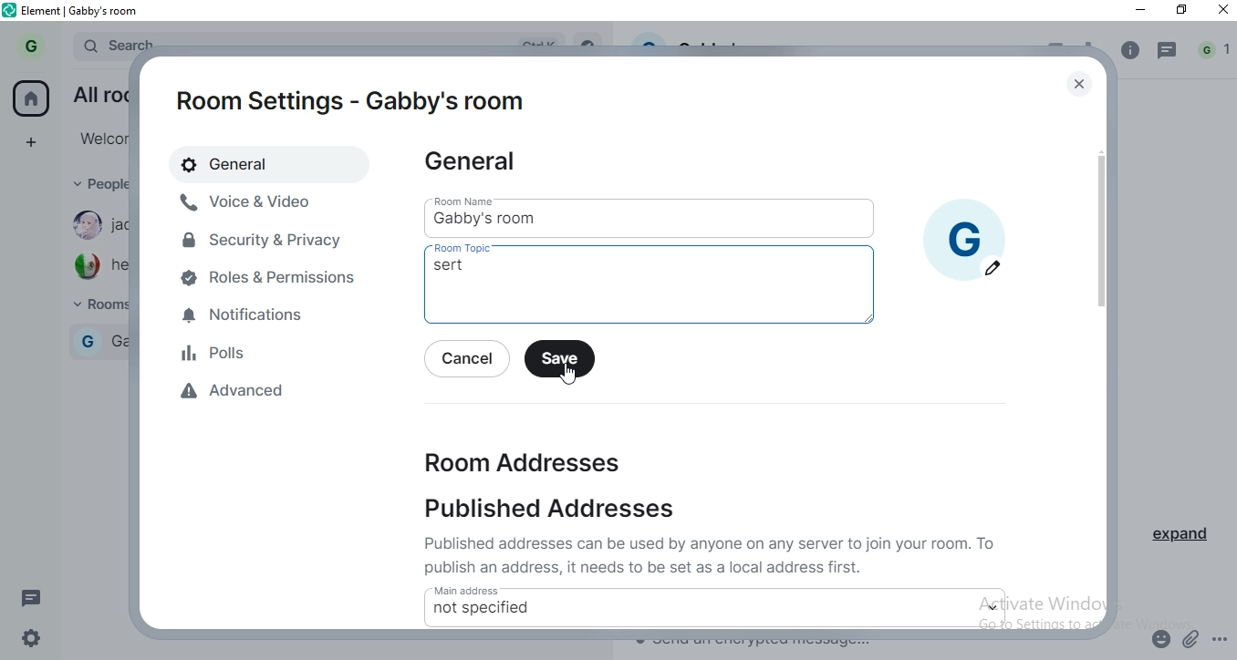 This screenshot has height=660, width=1237. Describe the element at coordinates (567, 589) in the screenshot. I see `main address` at that location.